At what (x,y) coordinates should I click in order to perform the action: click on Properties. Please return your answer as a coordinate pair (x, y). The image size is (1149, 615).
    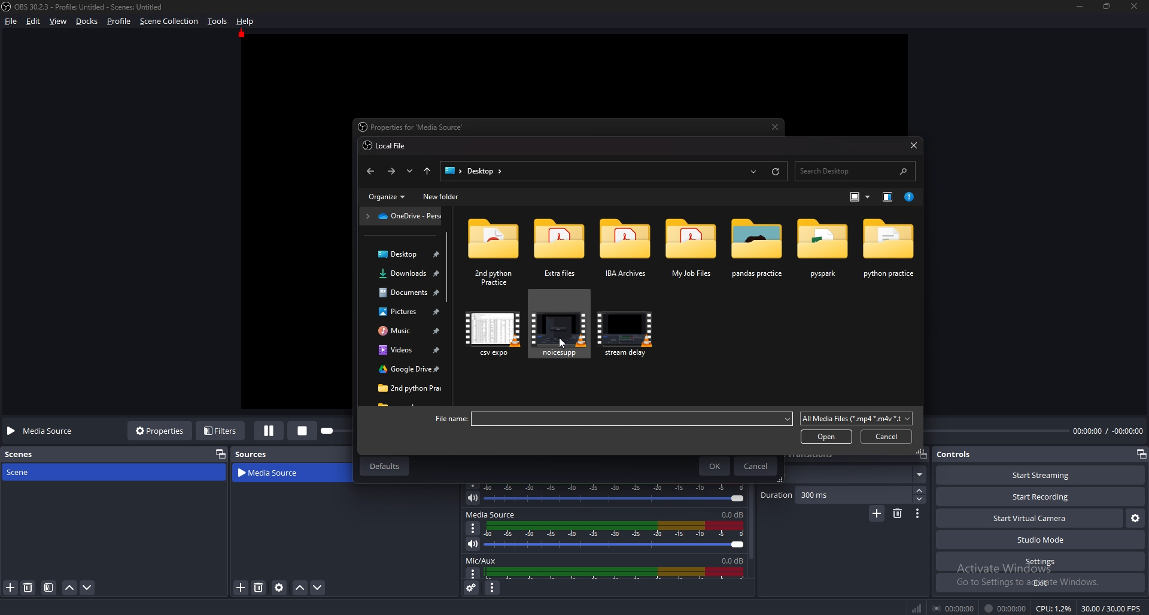
    Looking at the image, I should click on (160, 430).